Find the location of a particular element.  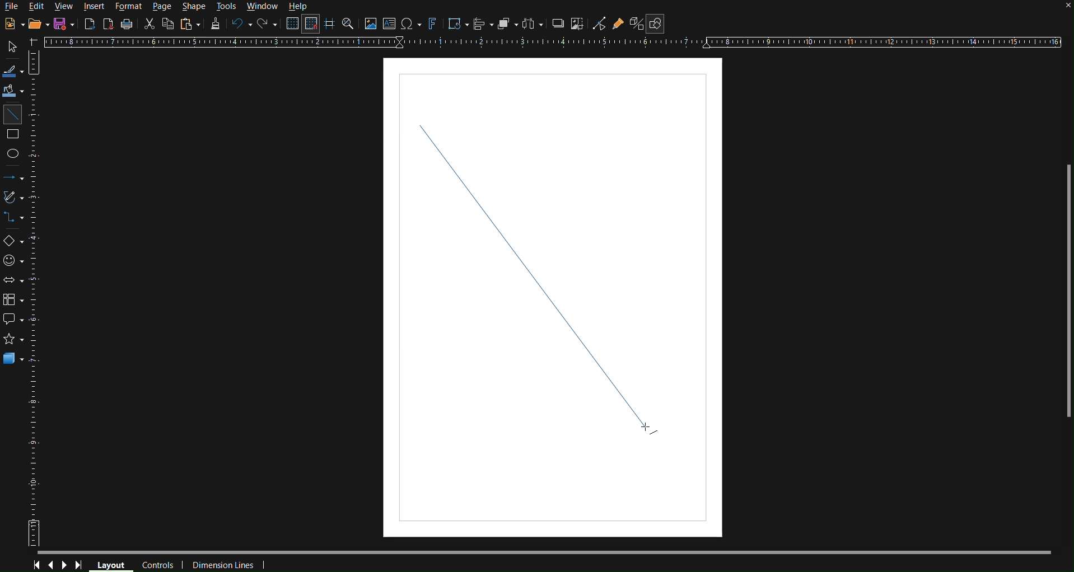

Snap to Grid is located at coordinates (311, 24).